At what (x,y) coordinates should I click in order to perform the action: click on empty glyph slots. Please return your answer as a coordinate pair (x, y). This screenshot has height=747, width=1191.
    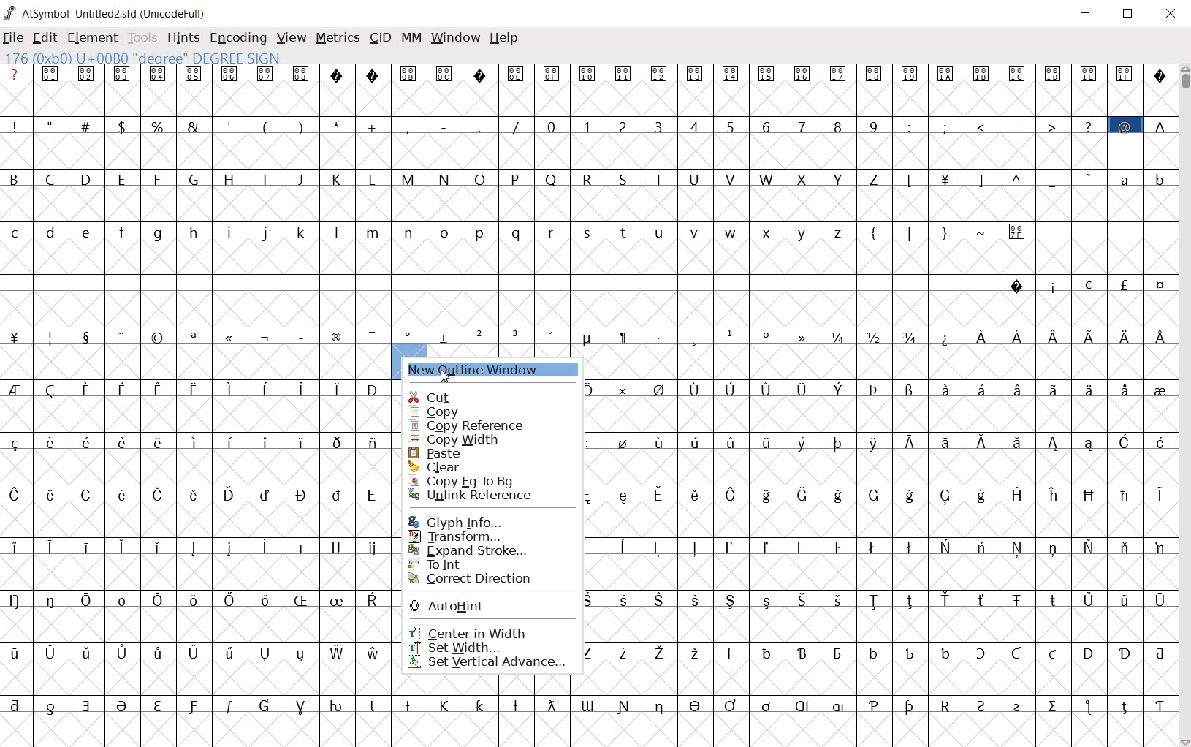
    Looking at the image, I should click on (199, 626).